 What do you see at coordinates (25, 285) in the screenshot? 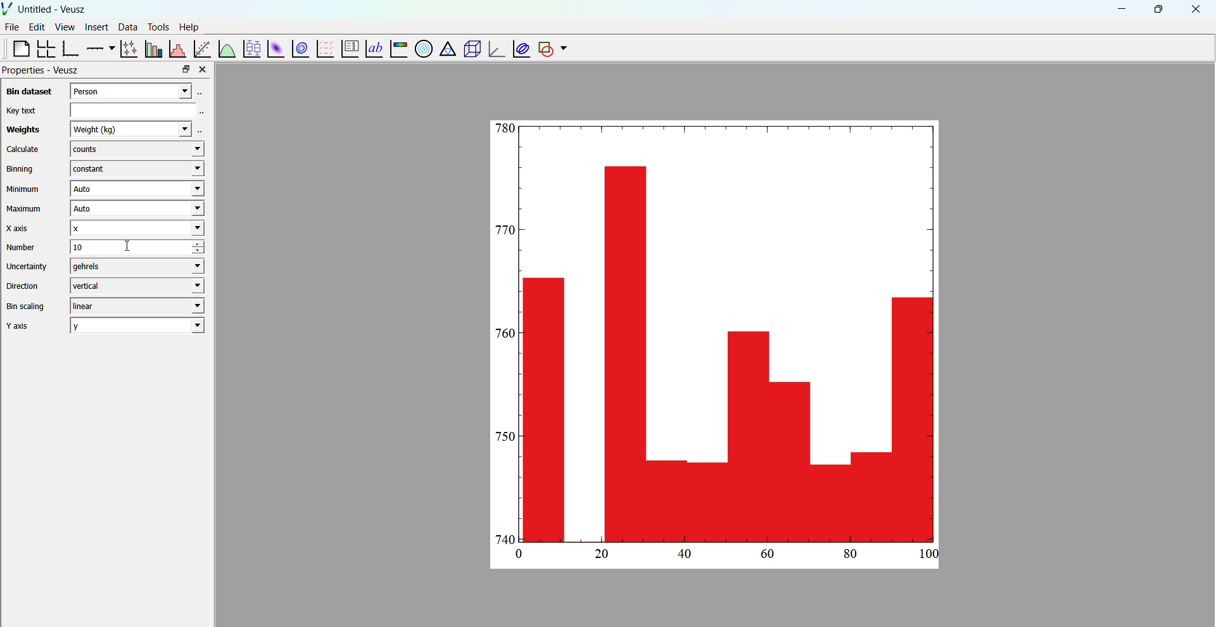
I see `Direction` at bounding box center [25, 285].